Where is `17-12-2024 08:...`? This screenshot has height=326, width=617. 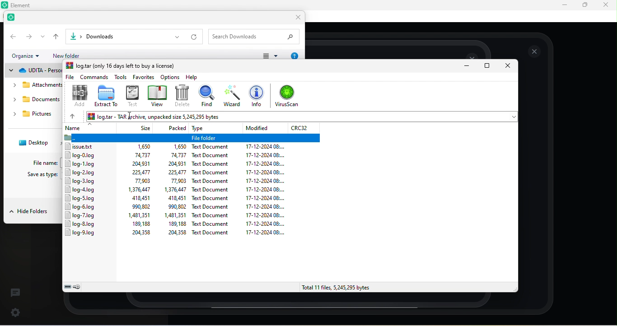
17-12-2024 08:... is located at coordinates (266, 190).